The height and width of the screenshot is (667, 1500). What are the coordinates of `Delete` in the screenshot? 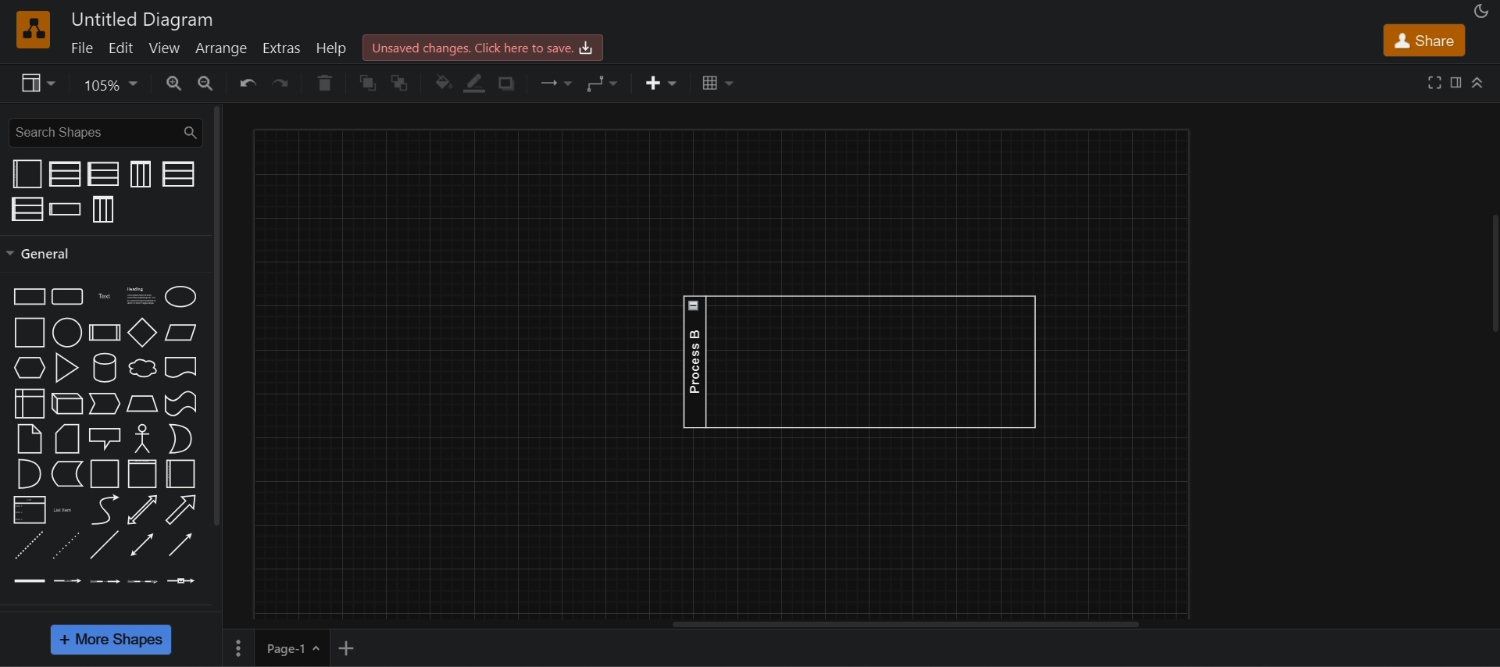 It's located at (322, 83).